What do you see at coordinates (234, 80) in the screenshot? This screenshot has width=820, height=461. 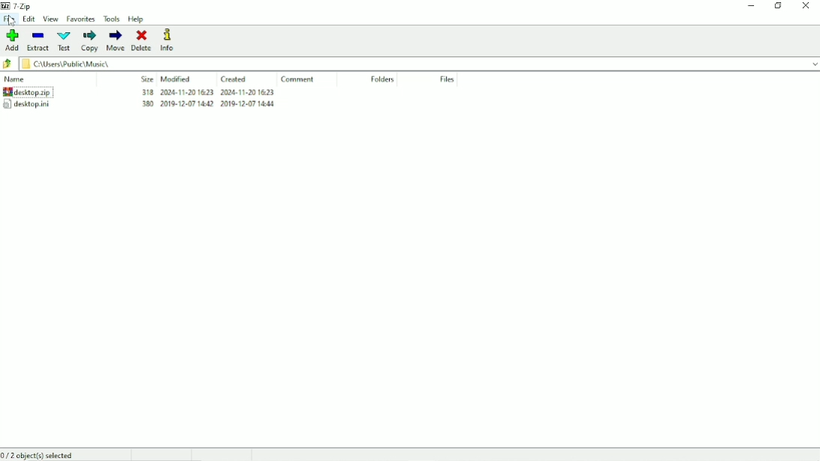 I see `Created` at bounding box center [234, 80].